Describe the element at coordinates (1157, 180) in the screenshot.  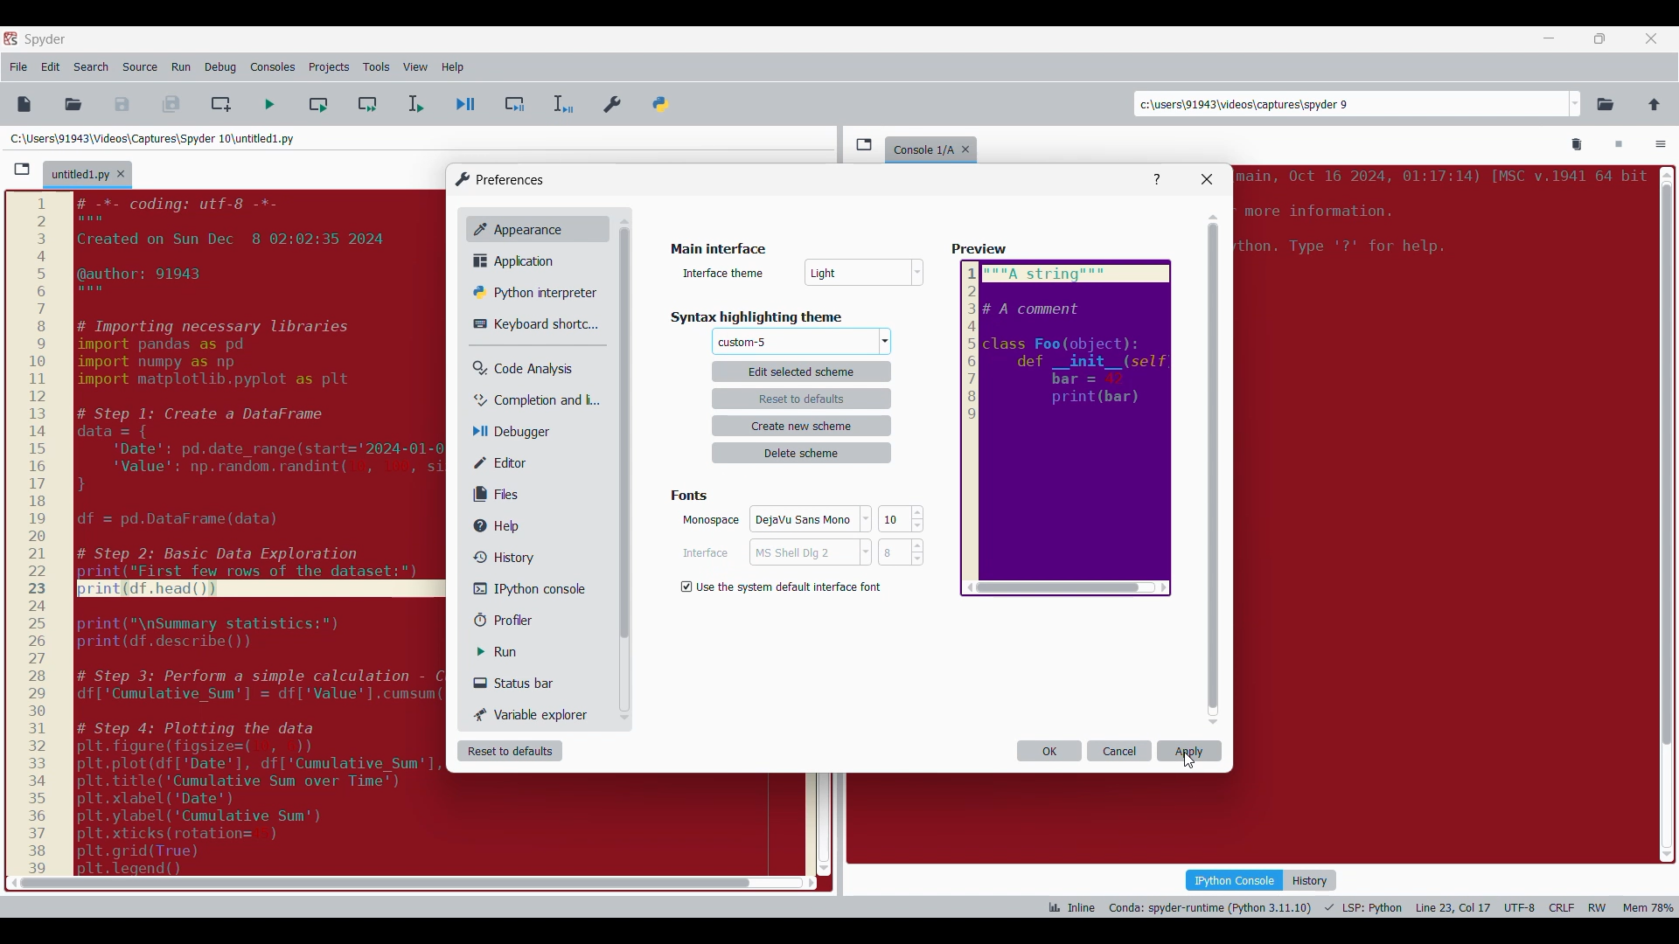
I see `Help` at that location.